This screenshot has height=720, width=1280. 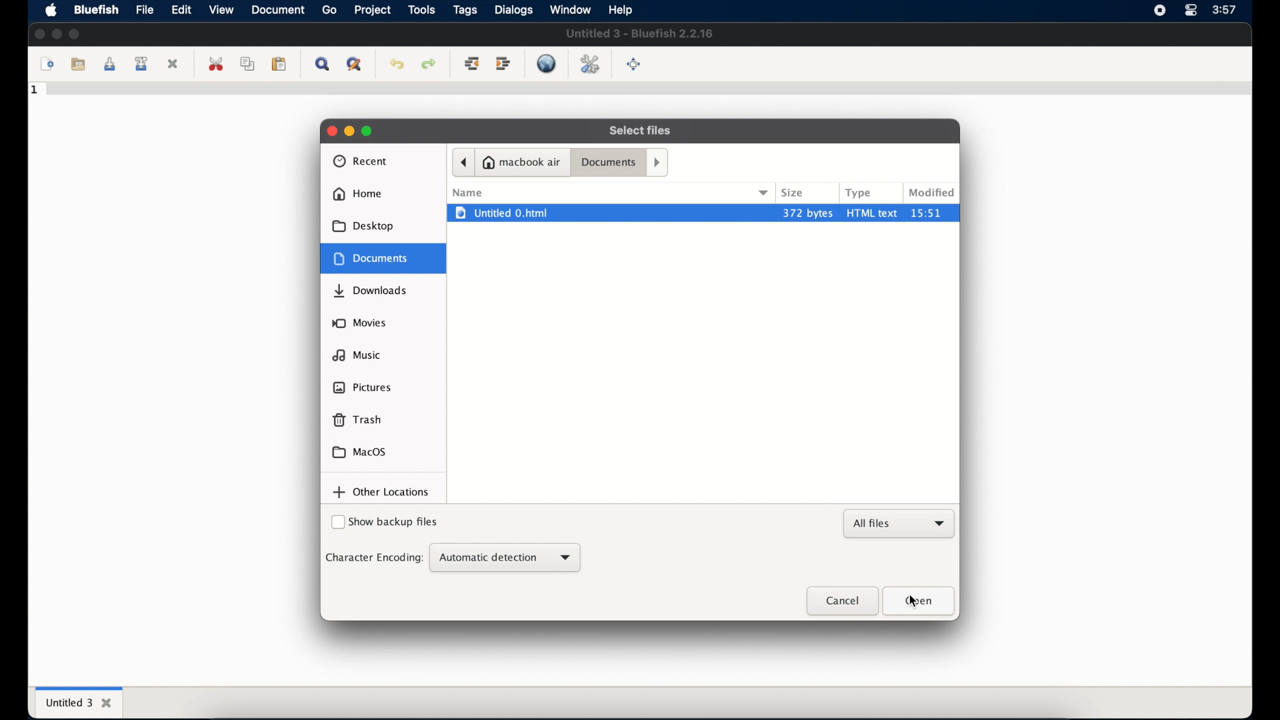 What do you see at coordinates (513, 10) in the screenshot?
I see `dialogs` at bounding box center [513, 10].